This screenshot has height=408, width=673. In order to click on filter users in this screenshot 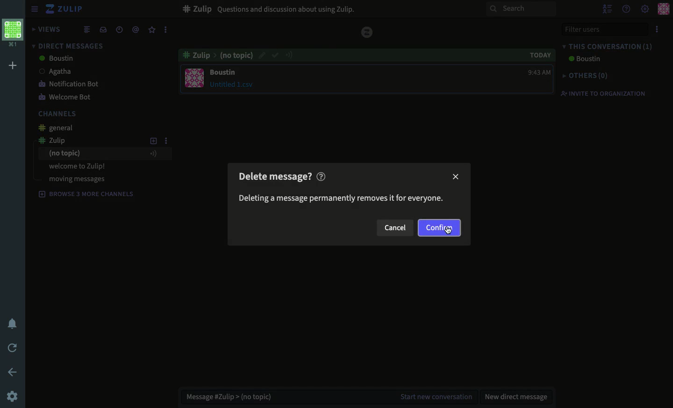, I will do `click(603, 30)`.